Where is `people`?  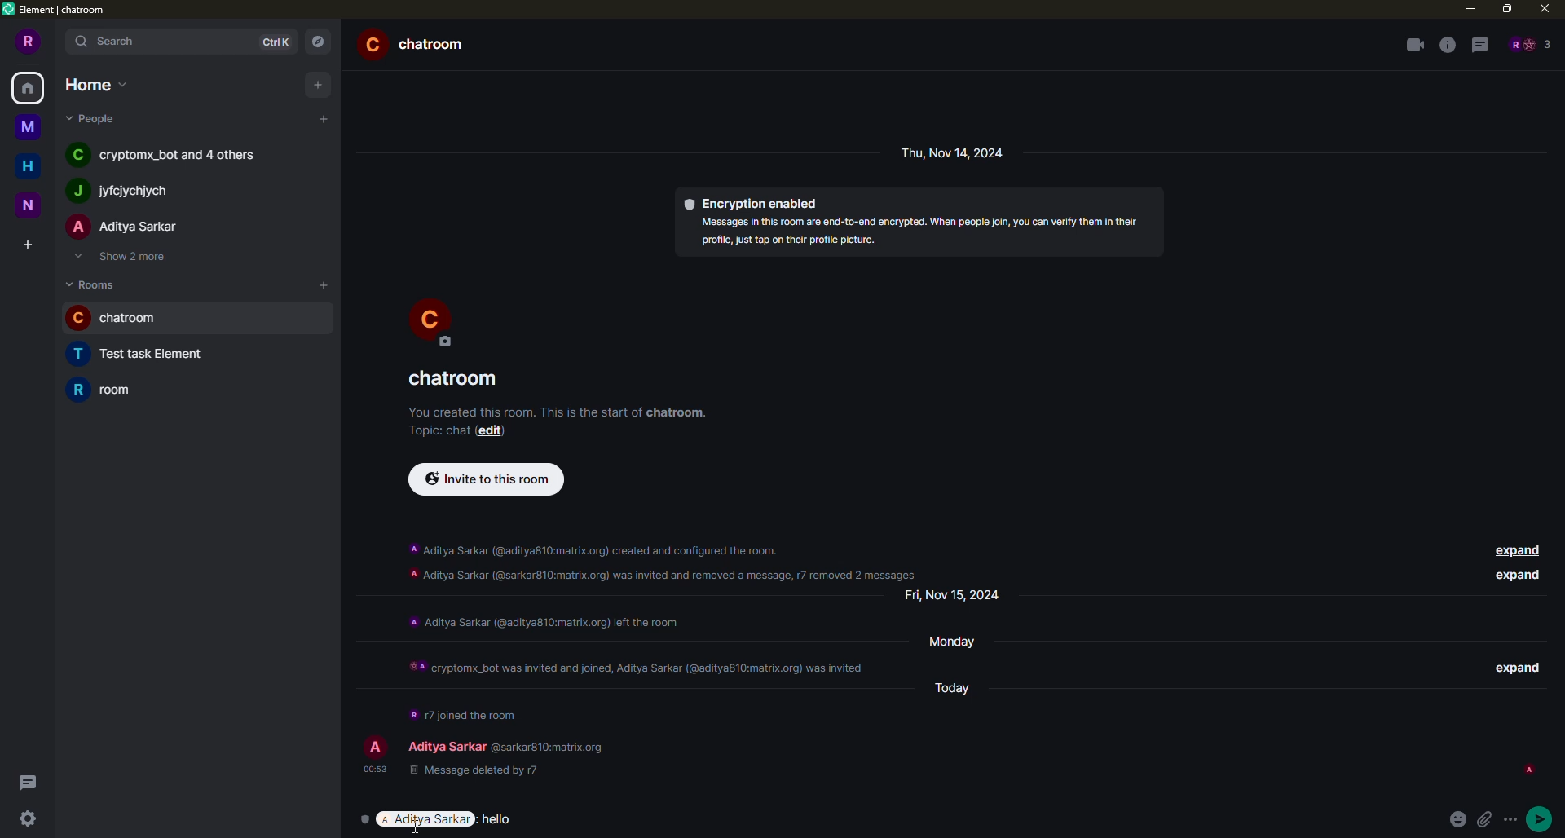 people is located at coordinates (120, 192).